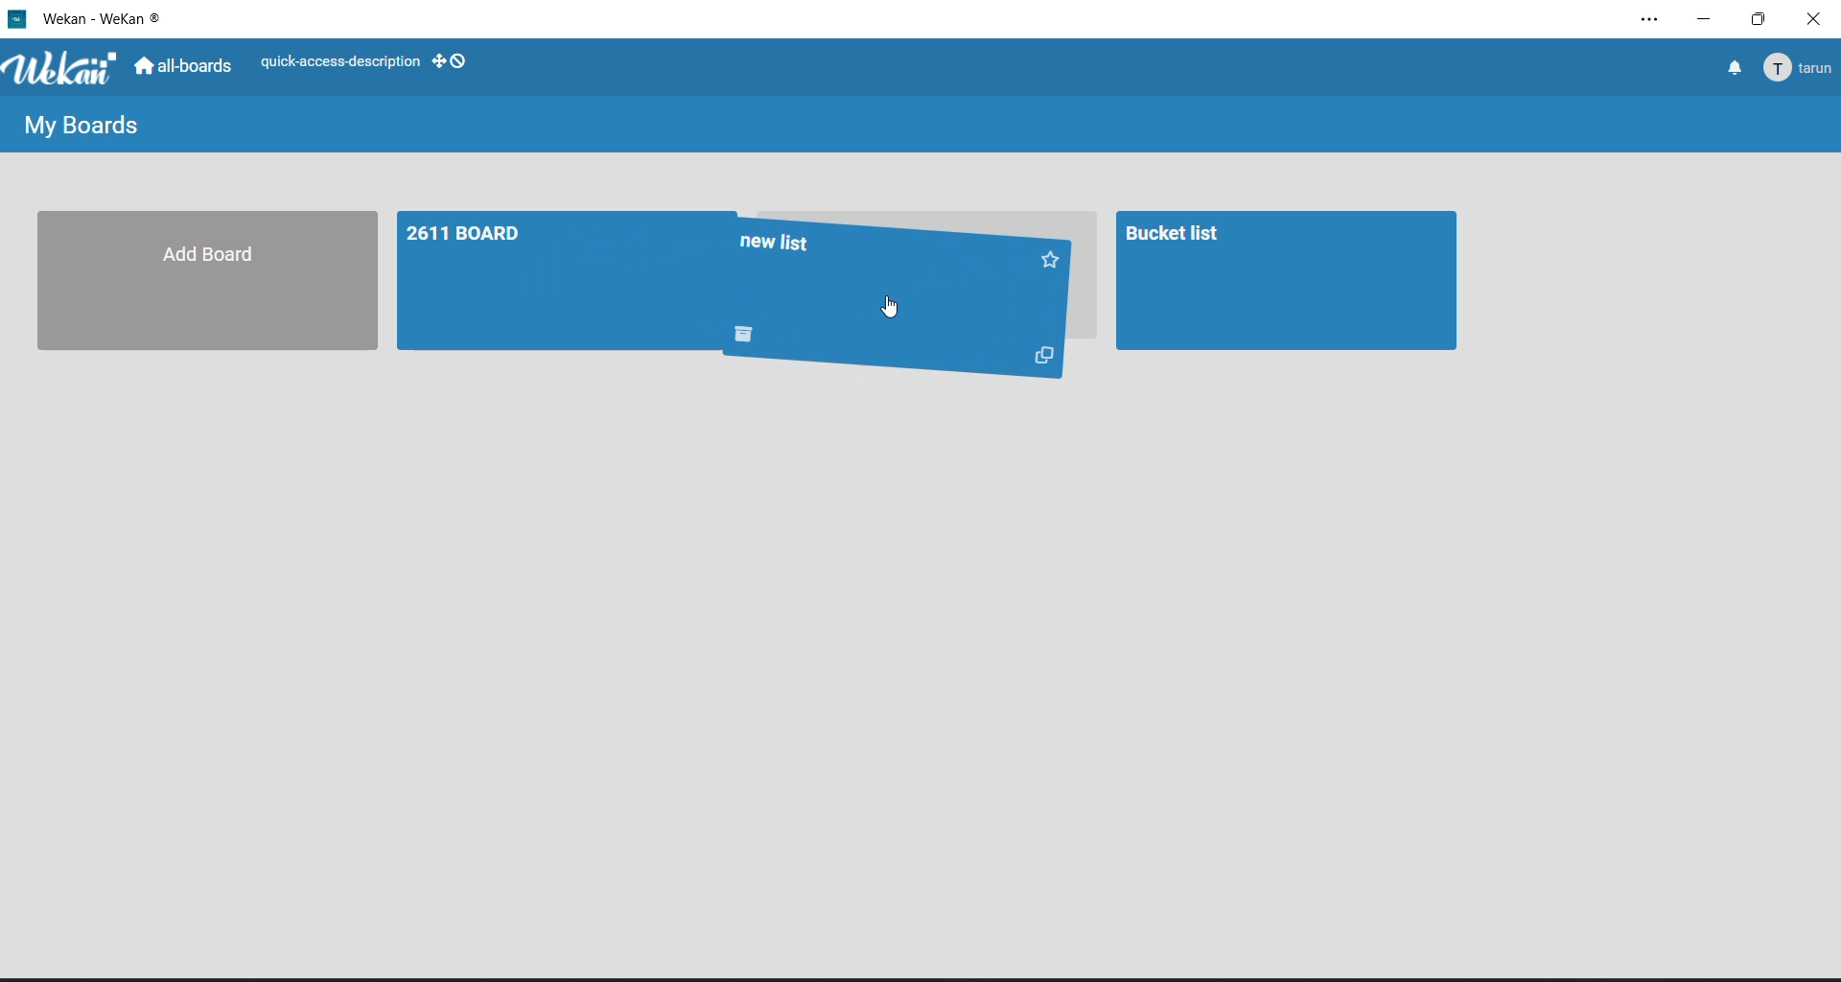  I want to click on show desktop drag handles, so click(450, 61).